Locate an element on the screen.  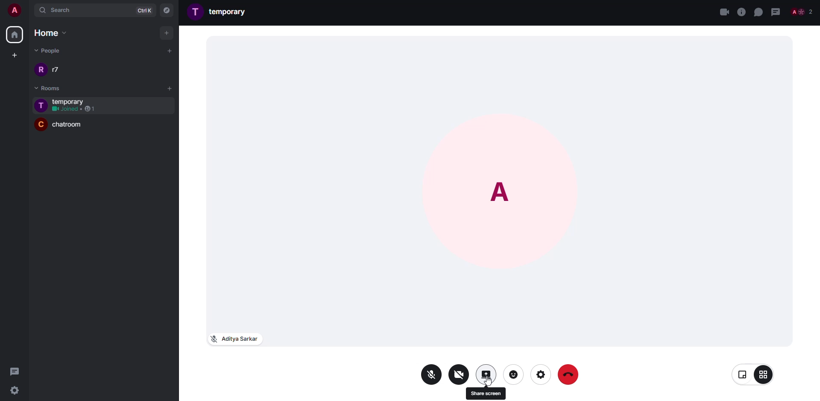
1 joined is located at coordinates (74, 109).